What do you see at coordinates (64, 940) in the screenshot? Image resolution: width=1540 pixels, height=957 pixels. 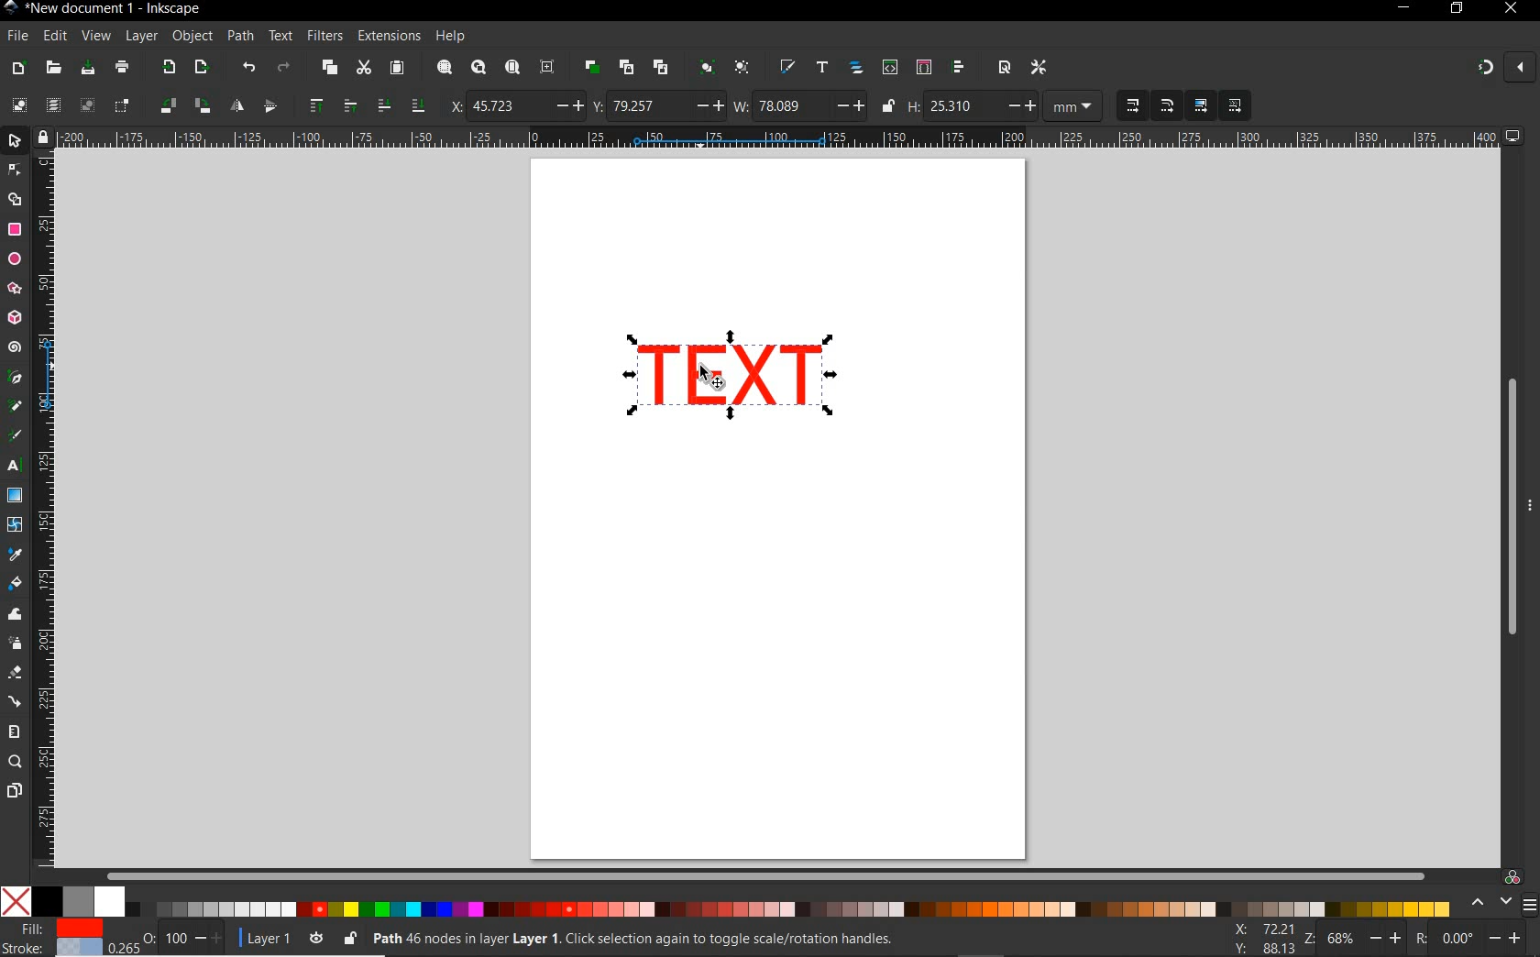 I see `FILE & STROKE` at bounding box center [64, 940].